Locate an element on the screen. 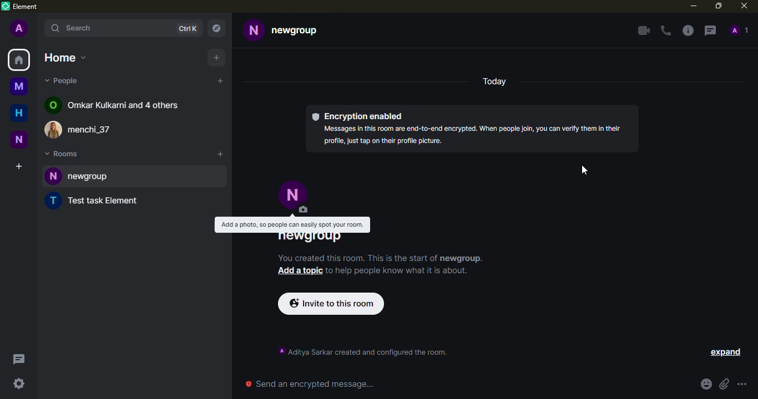 The image size is (758, 399). profile pic is located at coordinates (294, 197).